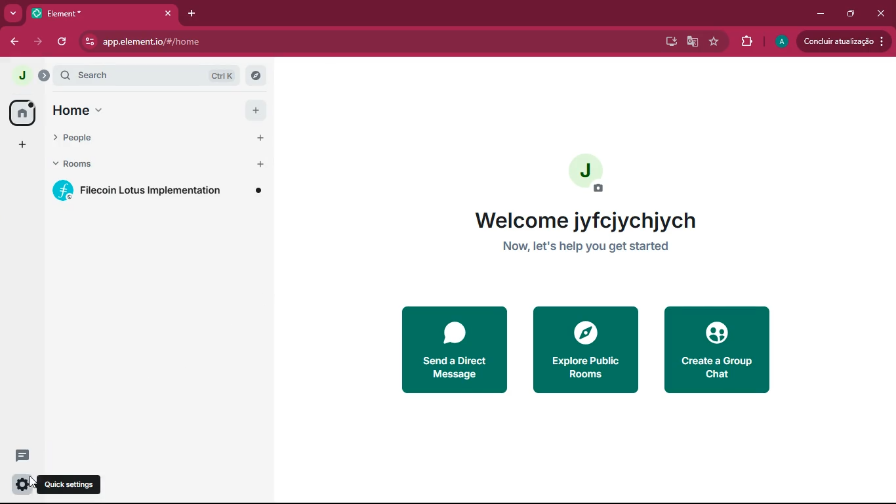 The image size is (896, 504). What do you see at coordinates (586, 350) in the screenshot?
I see `explore public rooms` at bounding box center [586, 350].